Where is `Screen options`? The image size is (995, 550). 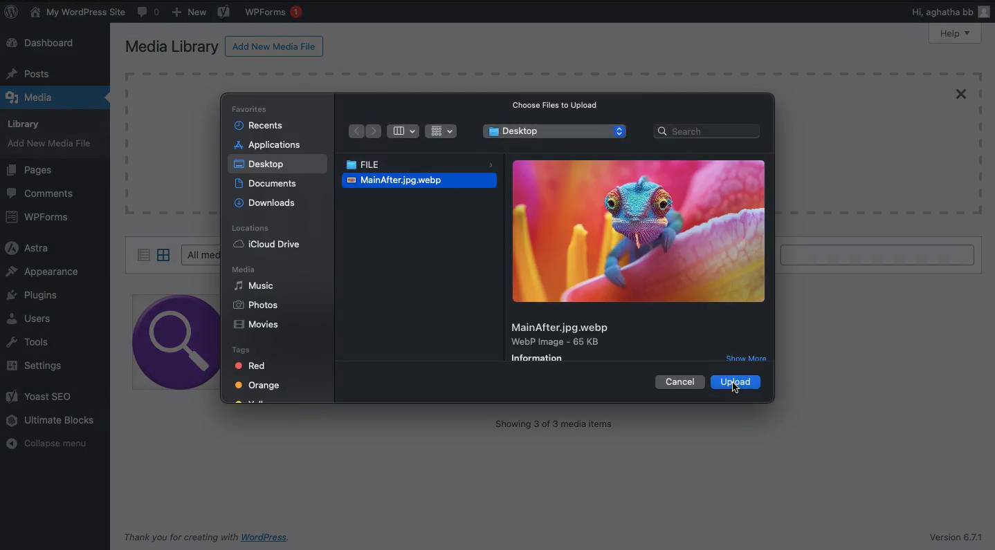
Screen options is located at coordinates (875, 34).